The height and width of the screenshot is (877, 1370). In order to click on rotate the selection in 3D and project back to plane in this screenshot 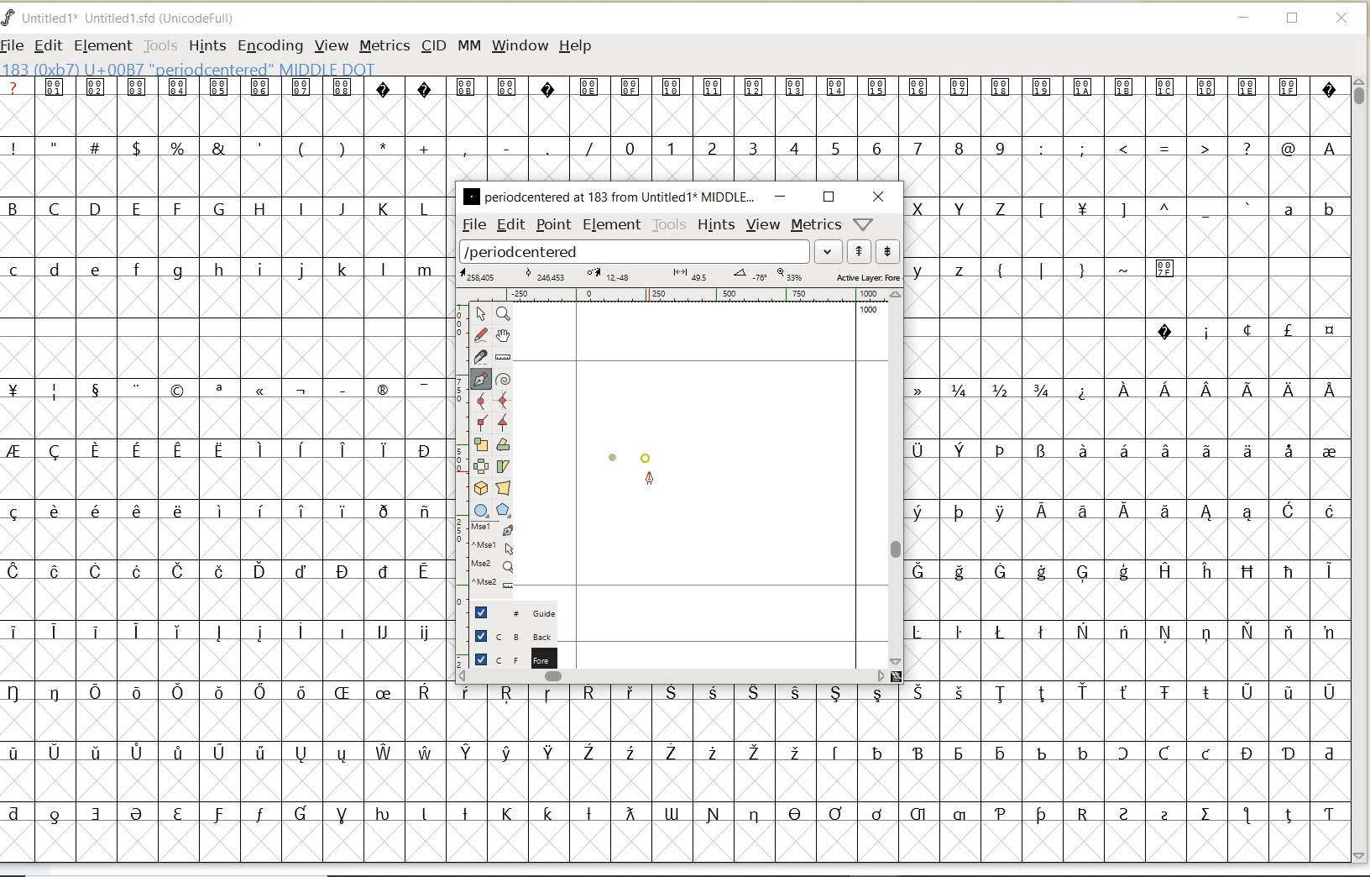, I will do `click(480, 487)`.